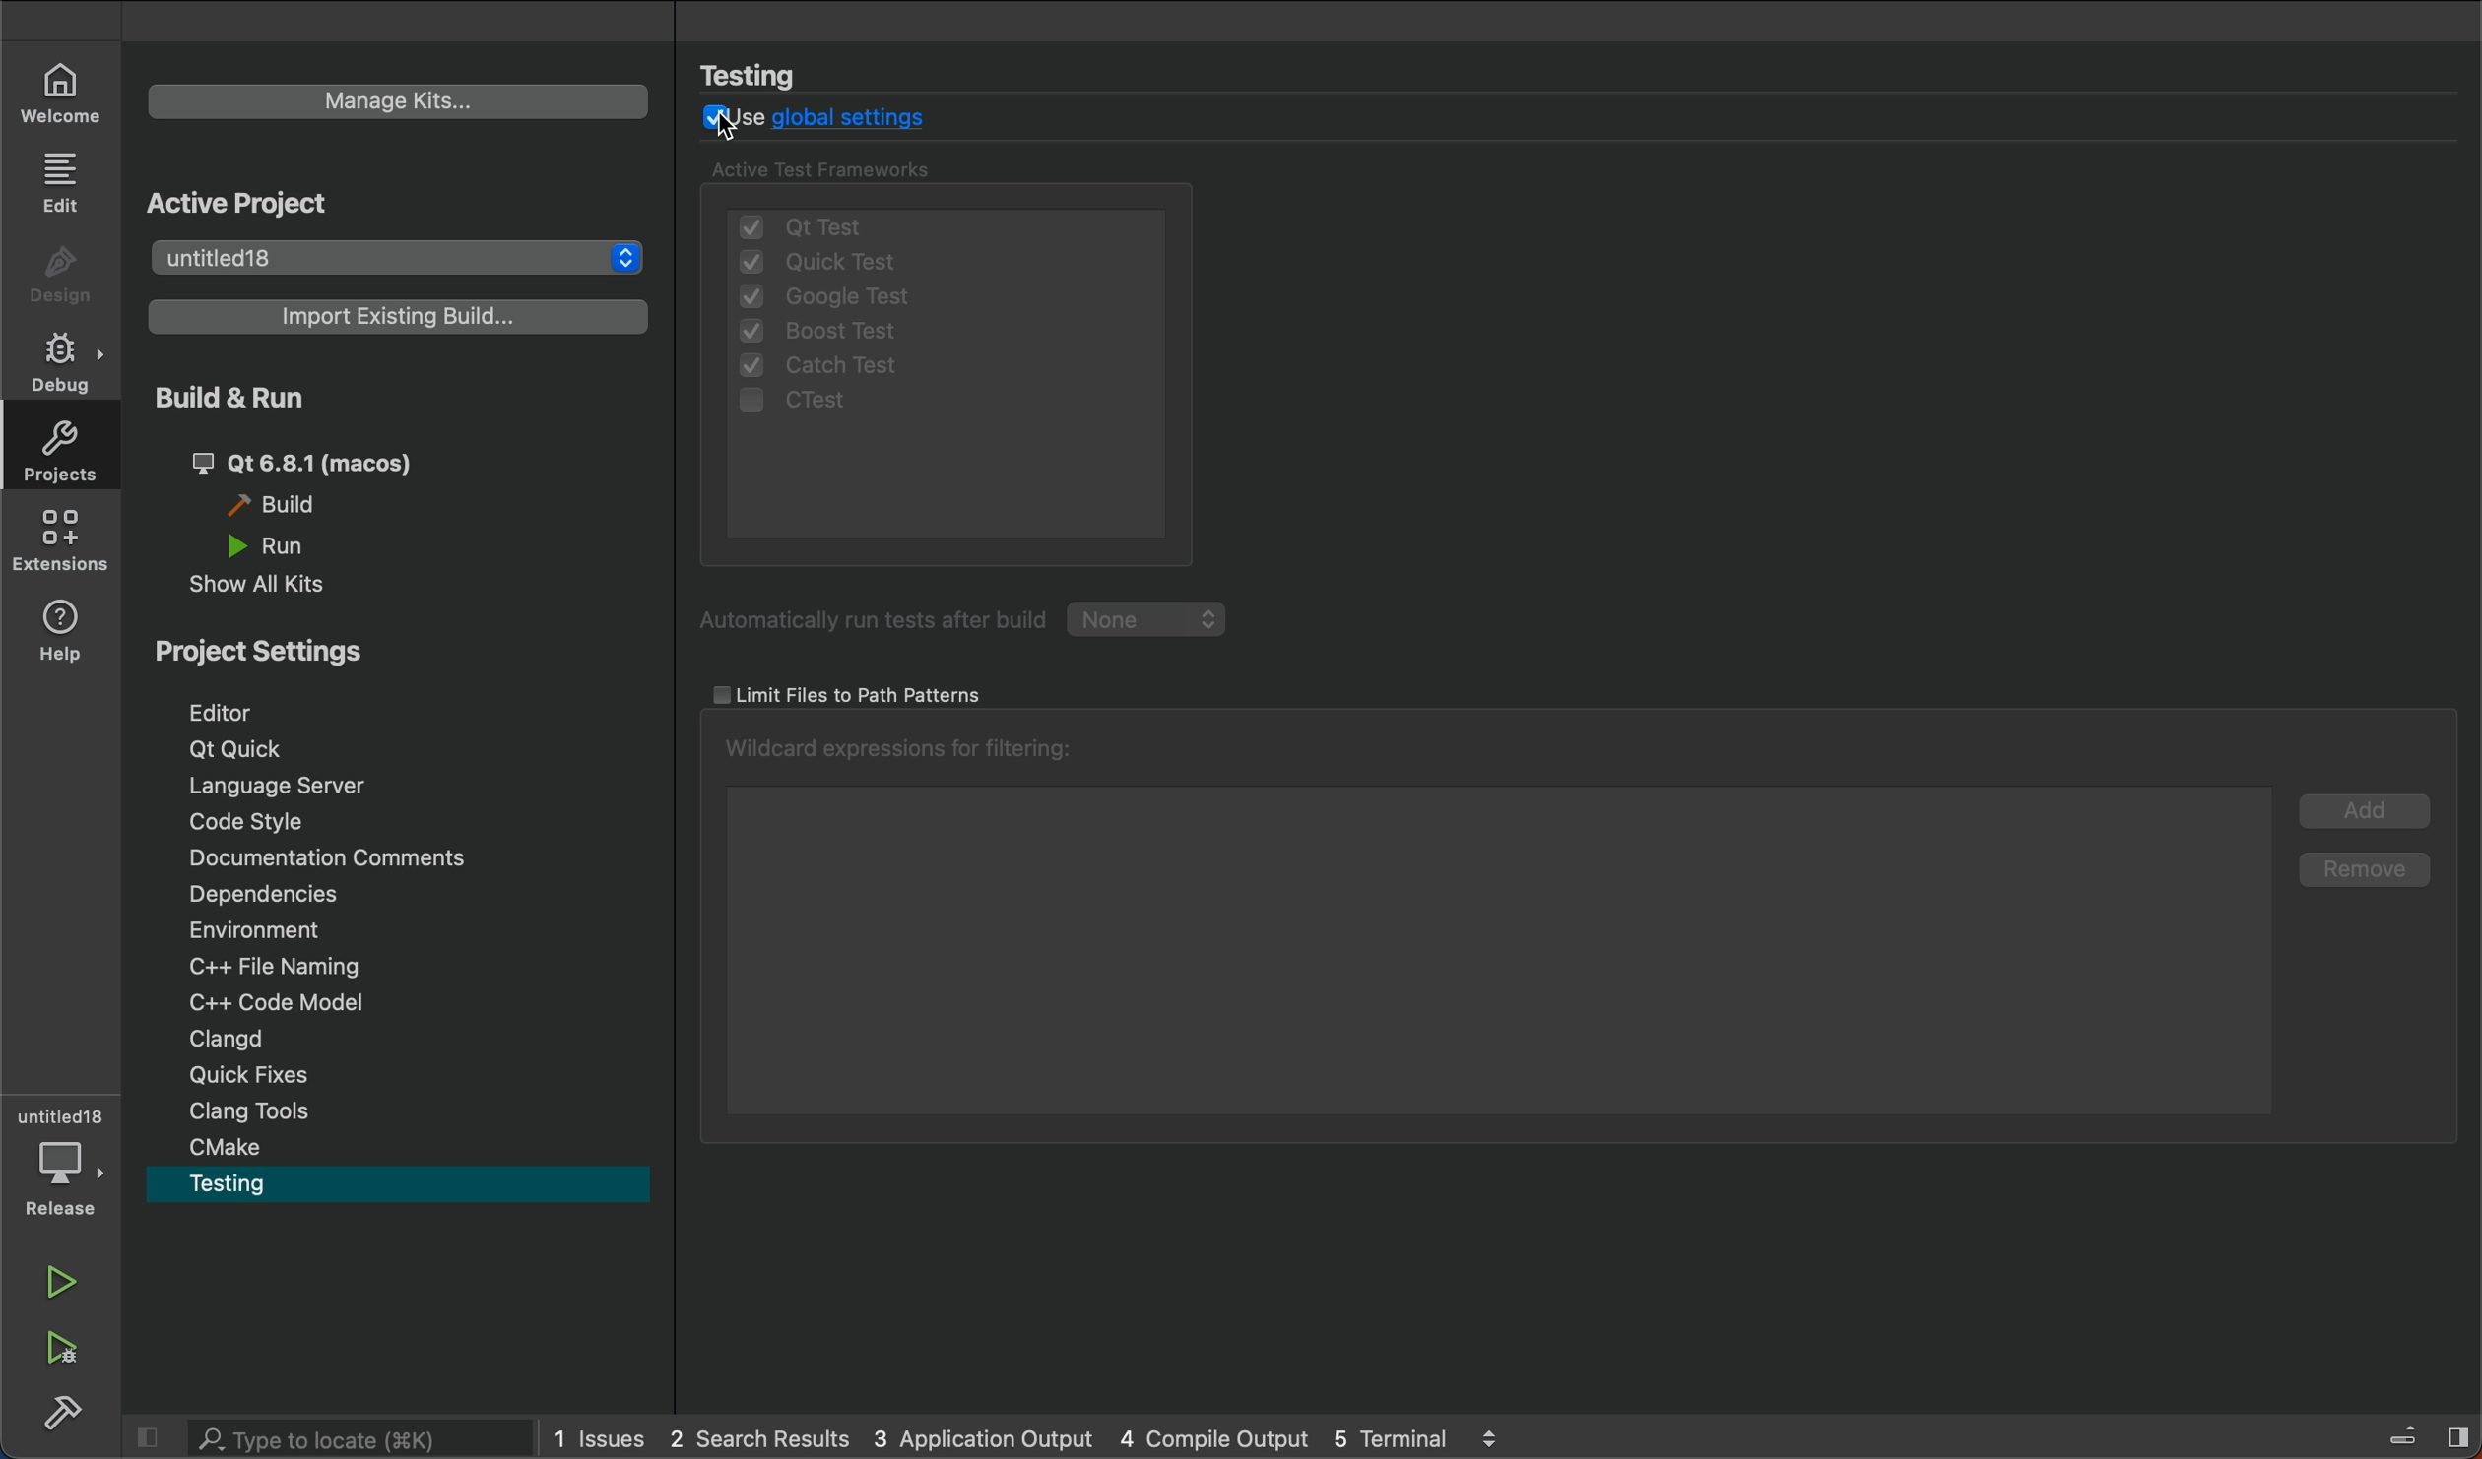 The image size is (2482, 1459). Describe the element at coordinates (388, 715) in the screenshot. I see `` at that location.